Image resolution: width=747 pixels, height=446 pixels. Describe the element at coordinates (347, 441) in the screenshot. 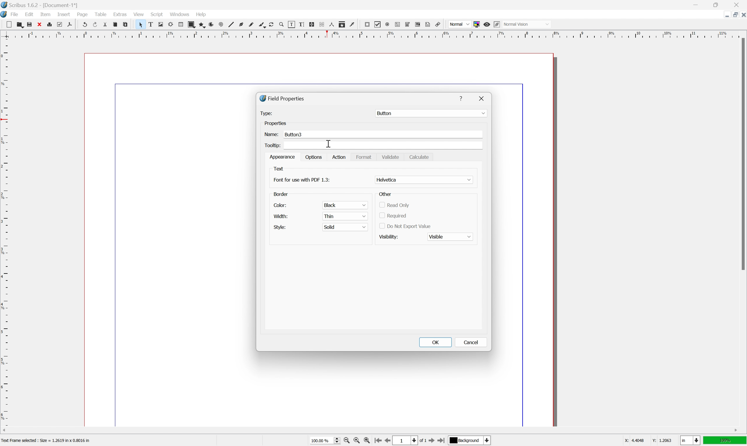

I see `zoom out` at that location.